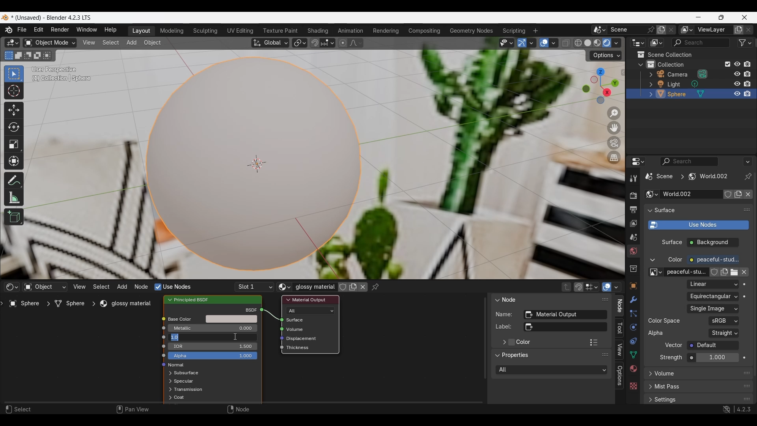  What do you see at coordinates (26, 305) in the screenshot?
I see `Sphere ` at bounding box center [26, 305].